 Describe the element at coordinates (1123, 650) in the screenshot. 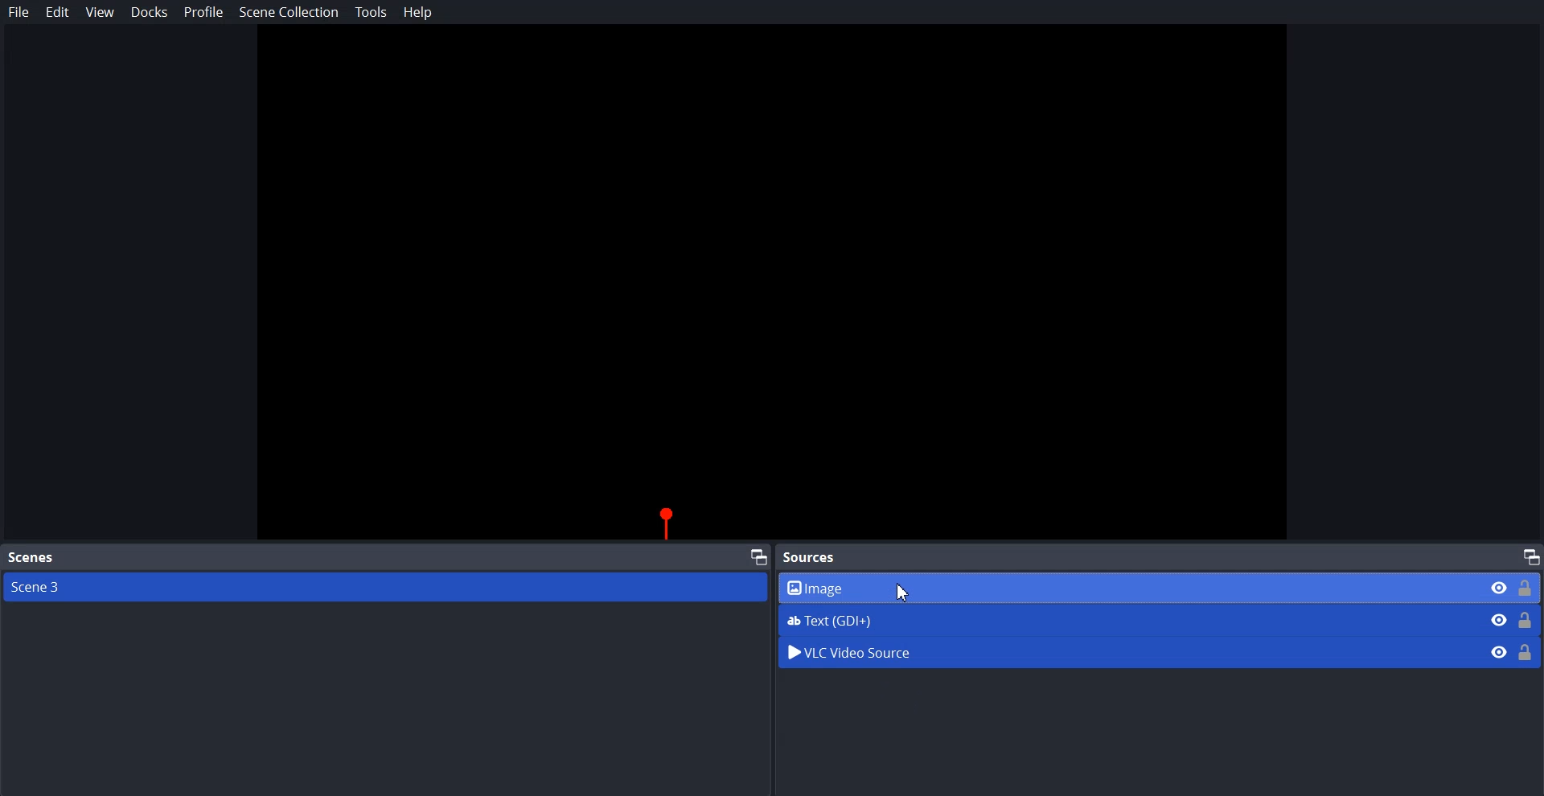

I see `VLC Video Source` at that location.